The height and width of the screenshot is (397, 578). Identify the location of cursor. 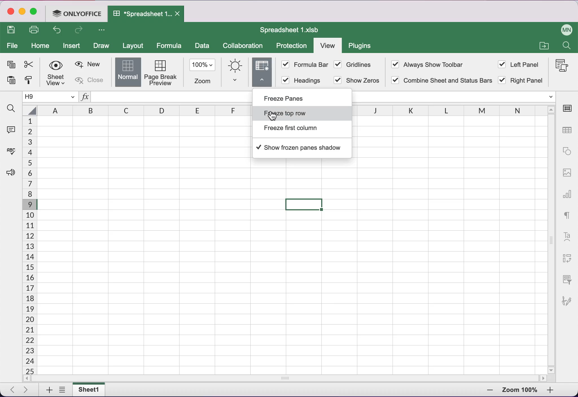
(272, 114).